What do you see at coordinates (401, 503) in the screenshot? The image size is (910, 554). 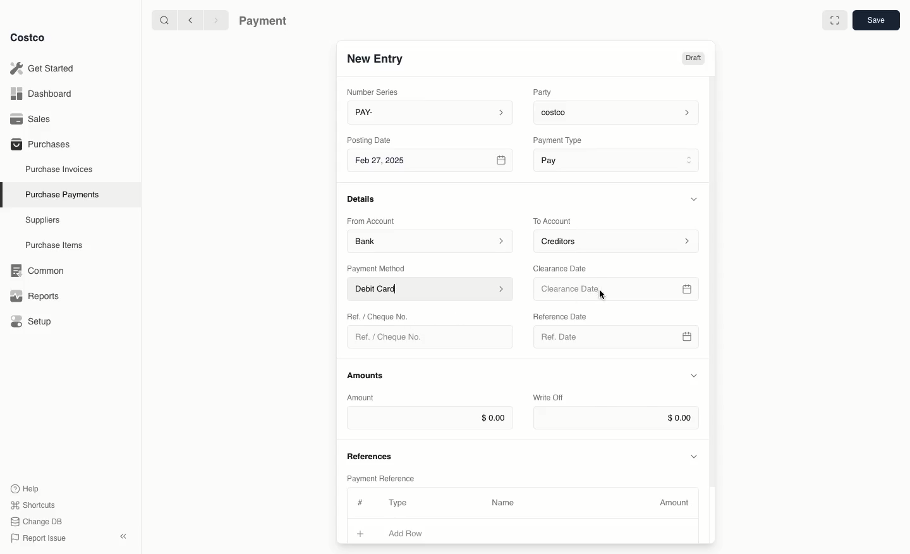 I see `Type` at bounding box center [401, 503].